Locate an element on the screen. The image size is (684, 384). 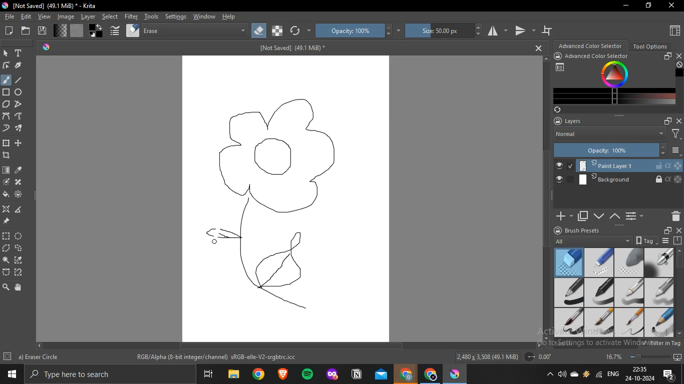
Application is located at coordinates (209, 374).